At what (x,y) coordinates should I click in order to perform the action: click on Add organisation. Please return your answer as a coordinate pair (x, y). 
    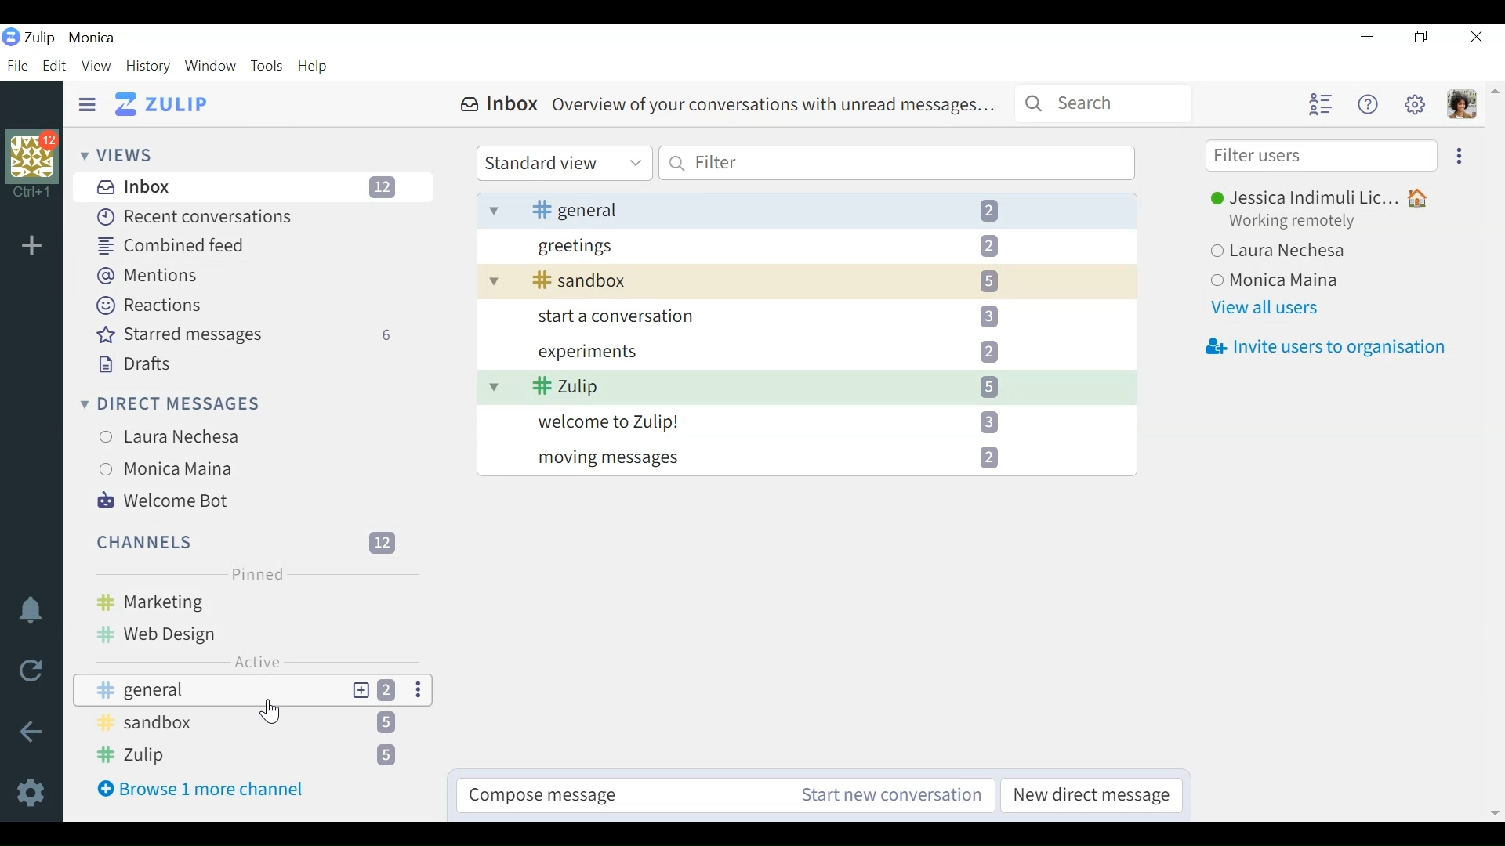
    Looking at the image, I should click on (35, 247).